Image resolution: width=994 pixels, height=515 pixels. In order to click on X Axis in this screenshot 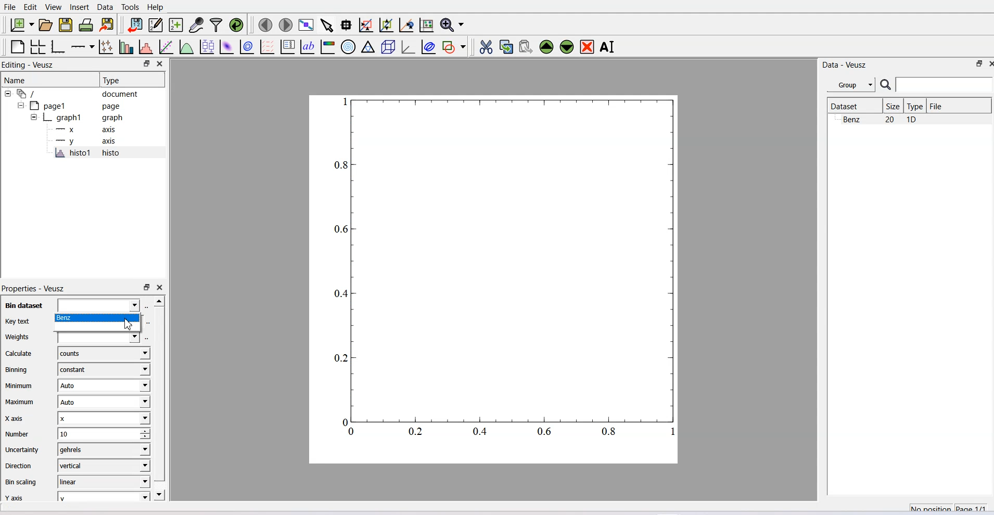, I will do `click(88, 130)`.